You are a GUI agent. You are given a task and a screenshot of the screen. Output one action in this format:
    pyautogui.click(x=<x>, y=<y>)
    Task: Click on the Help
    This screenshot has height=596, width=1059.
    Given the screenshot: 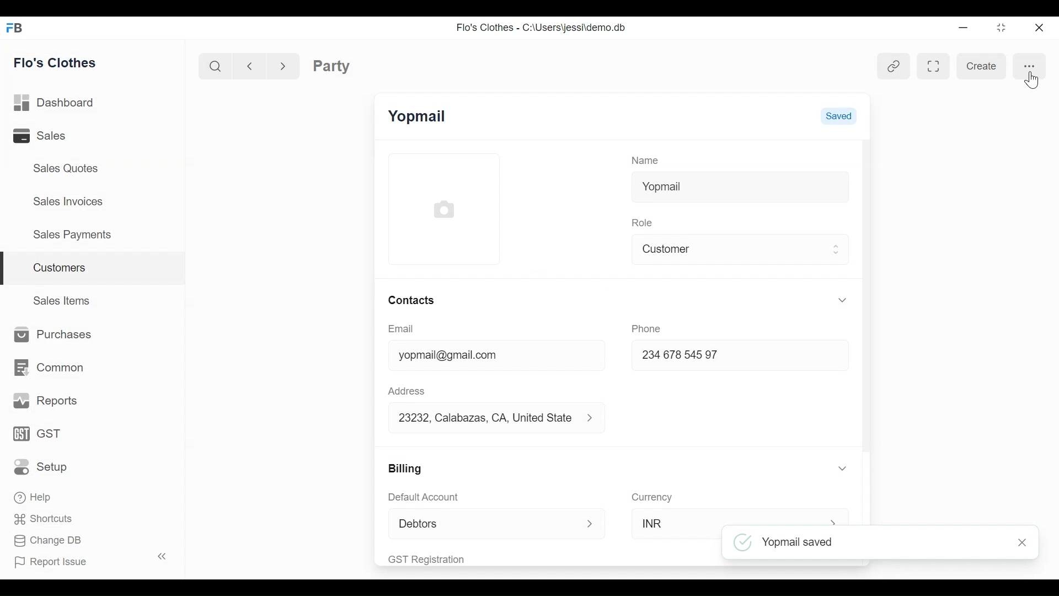 What is the action you would take?
    pyautogui.click(x=34, y=496)
    